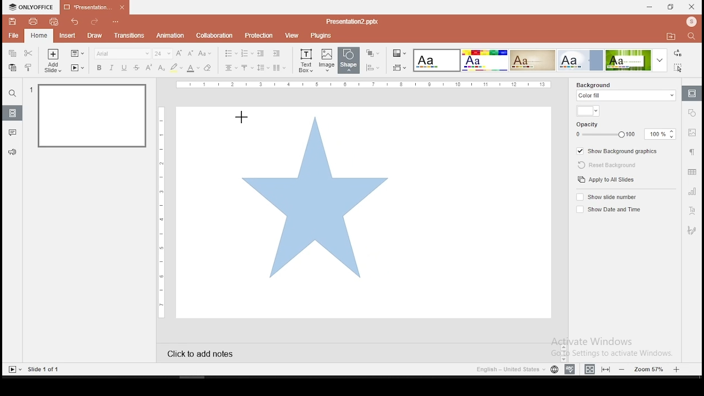  I want to click on slide 1 of 1, so click(45, 369).